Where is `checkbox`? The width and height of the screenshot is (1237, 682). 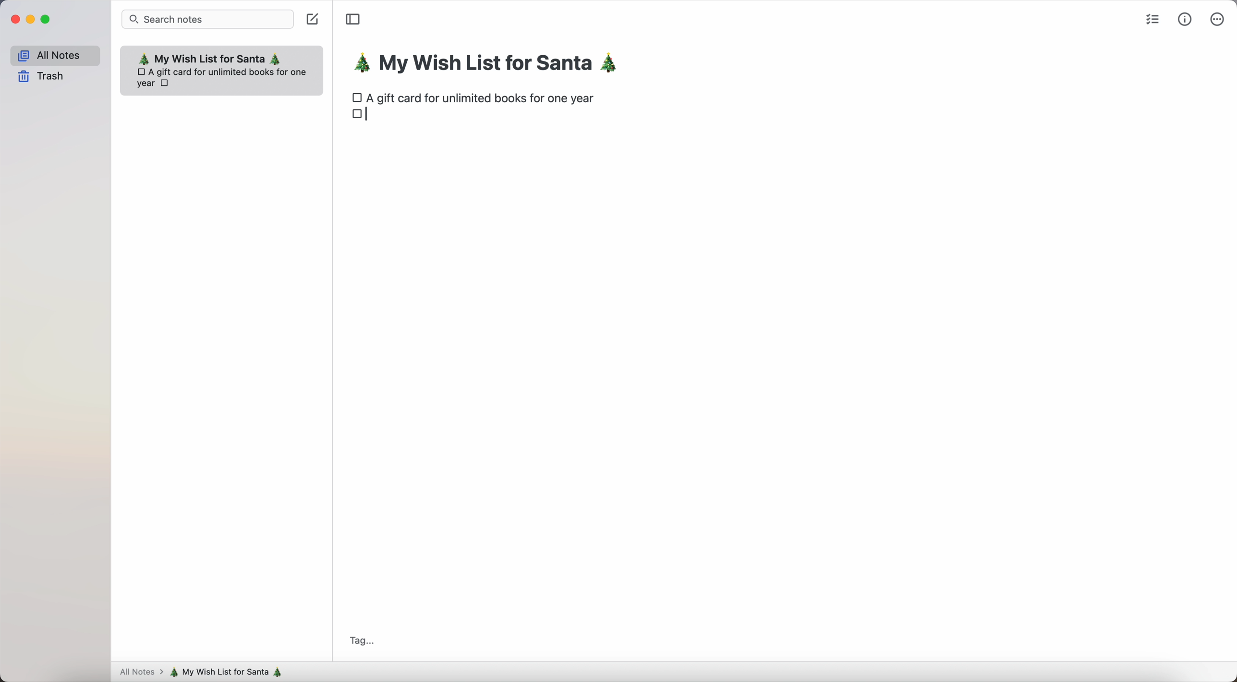
checkbox is located at coordinates (356, 96).